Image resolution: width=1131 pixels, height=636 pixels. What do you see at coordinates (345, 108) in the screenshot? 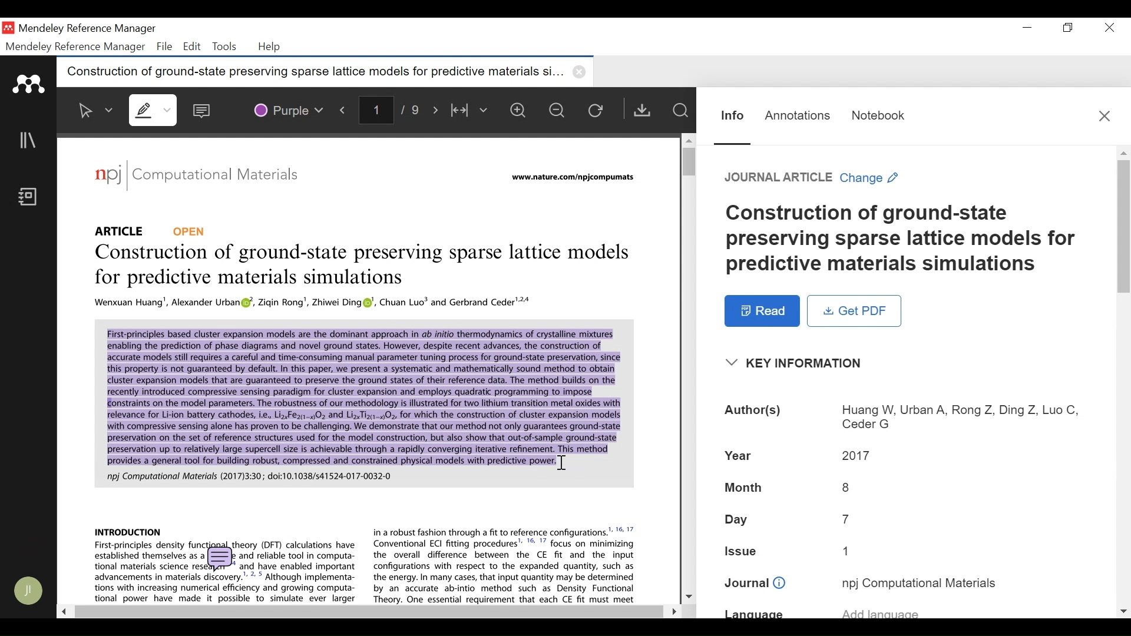
I see `Previous Page` at bounding box center [345, 108].